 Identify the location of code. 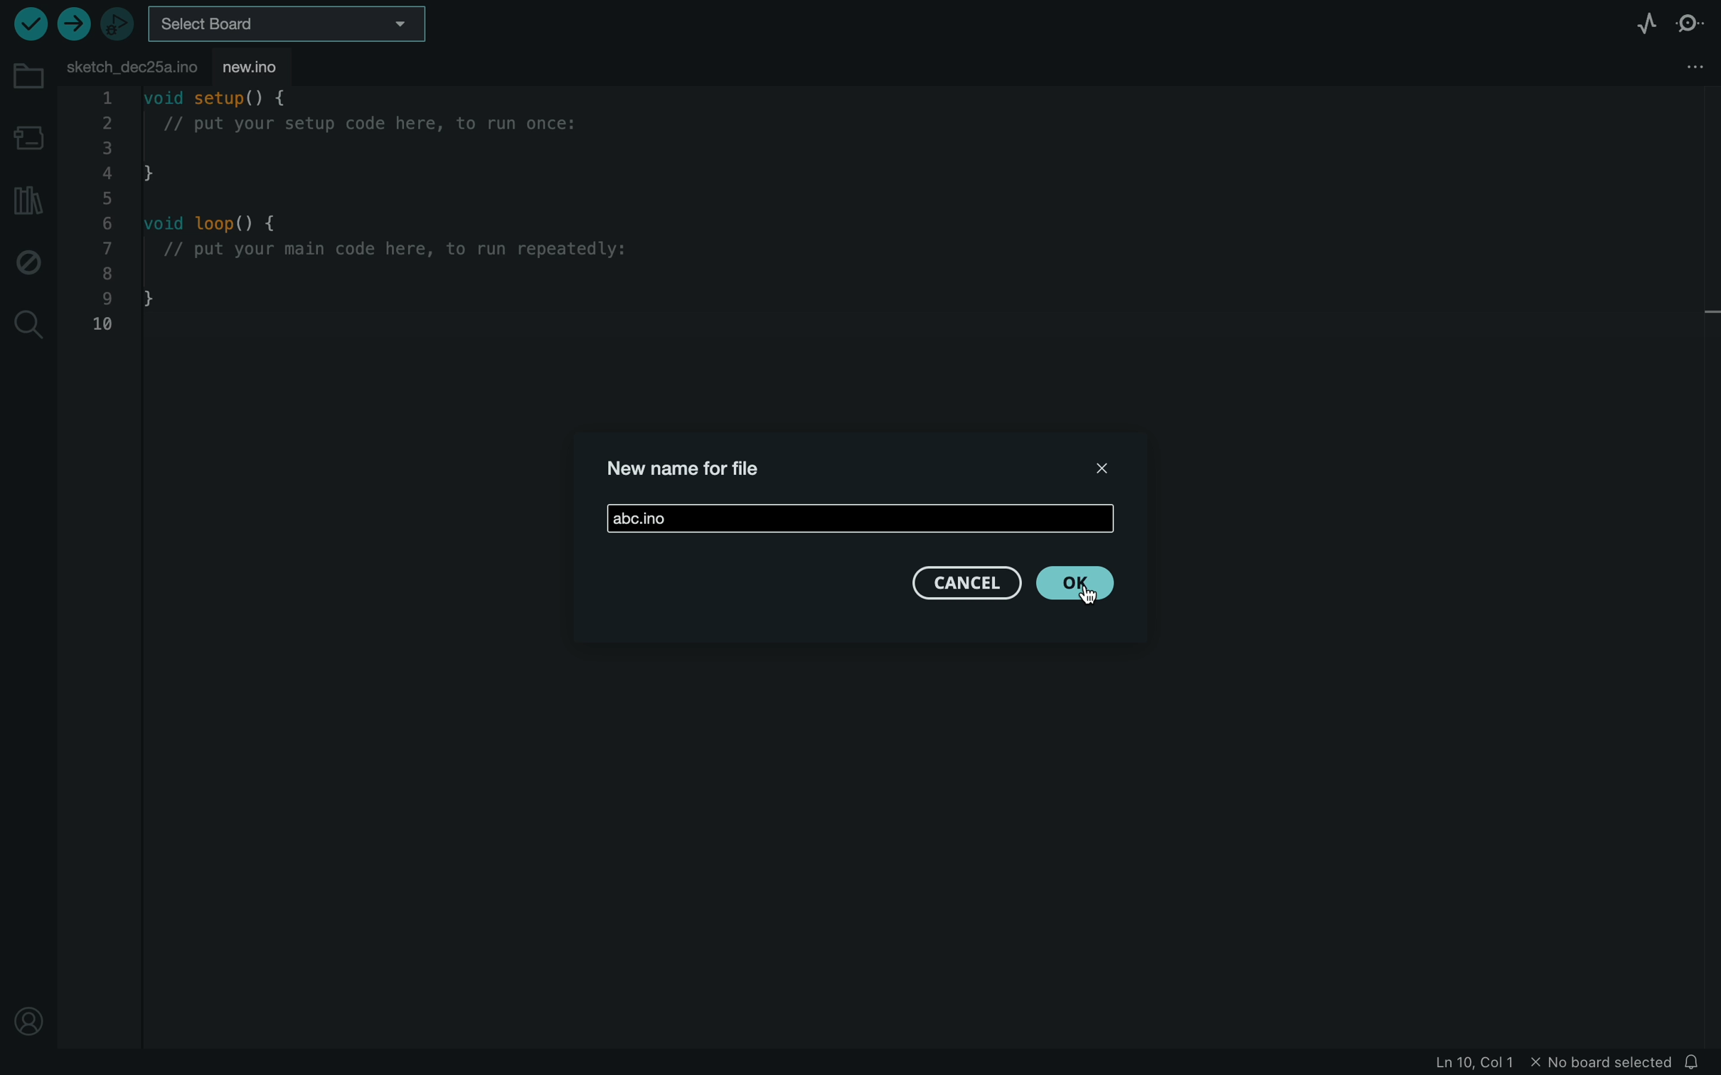
(389, 219).